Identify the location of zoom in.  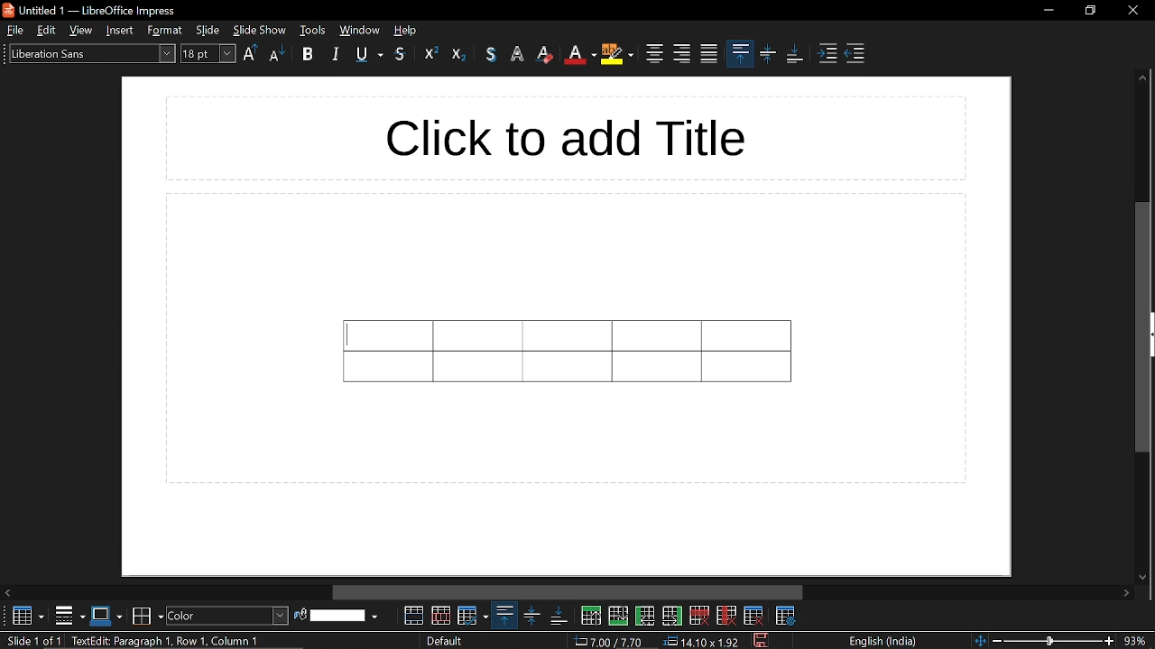
(1110, 641).